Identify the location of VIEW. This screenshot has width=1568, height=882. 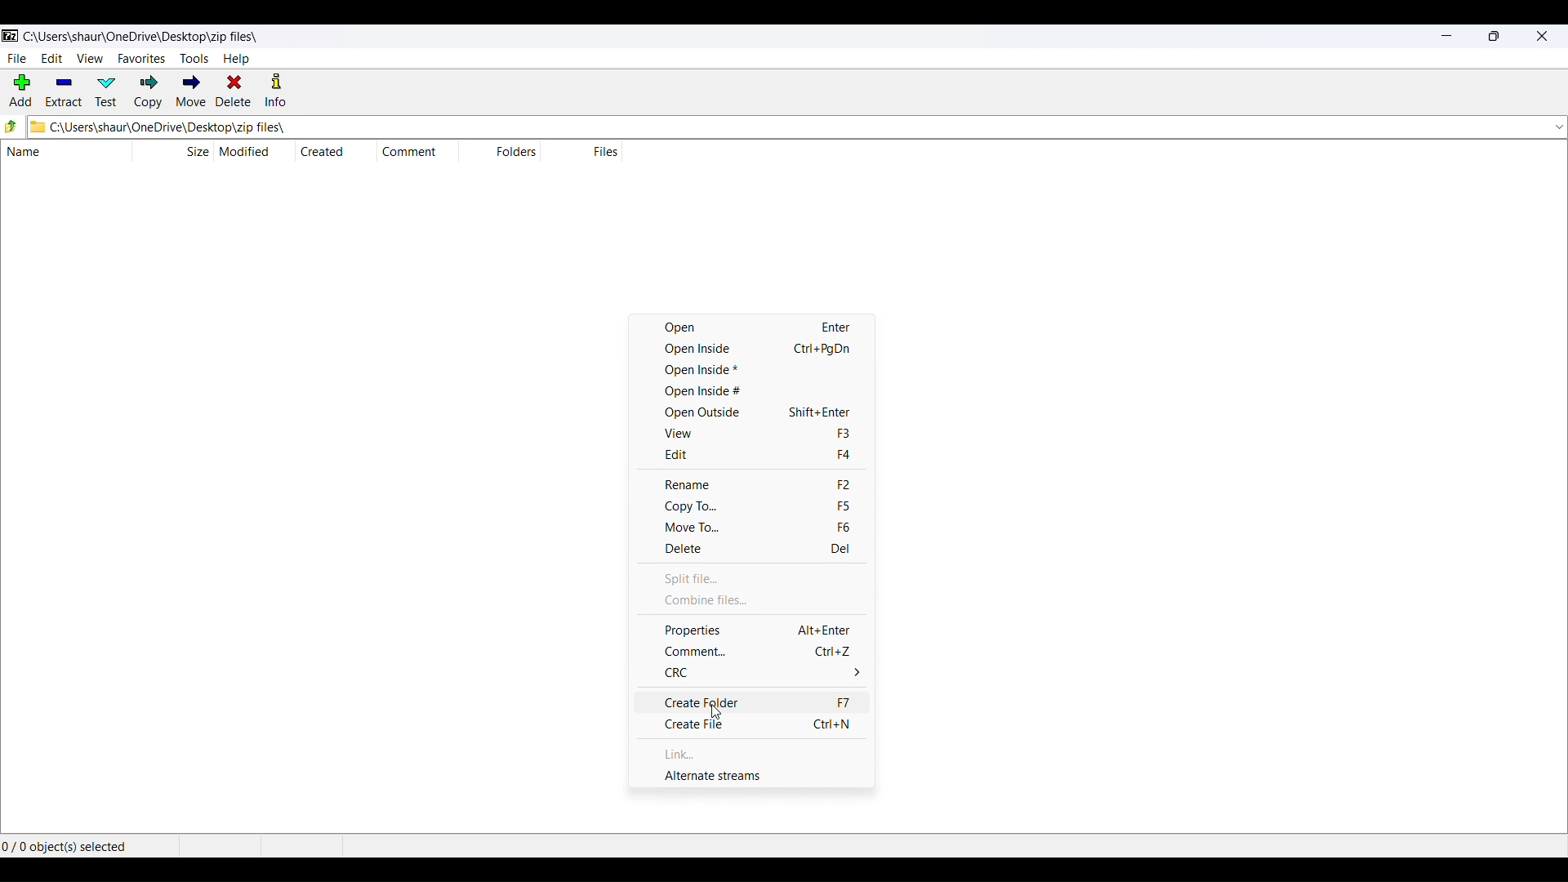
(90, 57).